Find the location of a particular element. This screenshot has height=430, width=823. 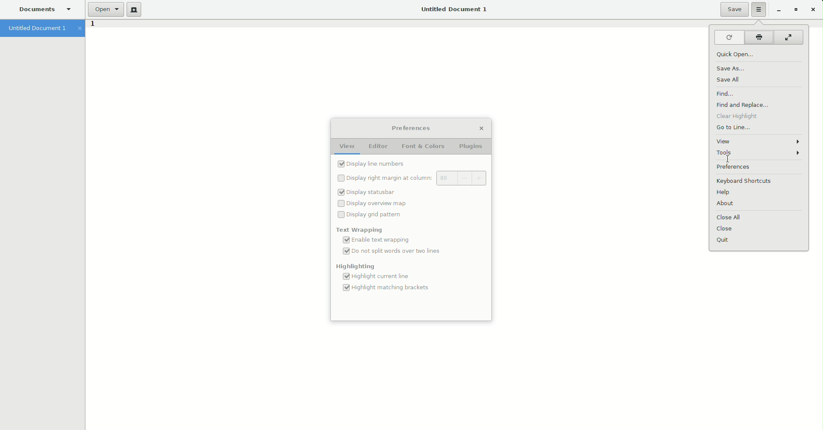

Untitled Document 1 is located at coordinates (453, 9).